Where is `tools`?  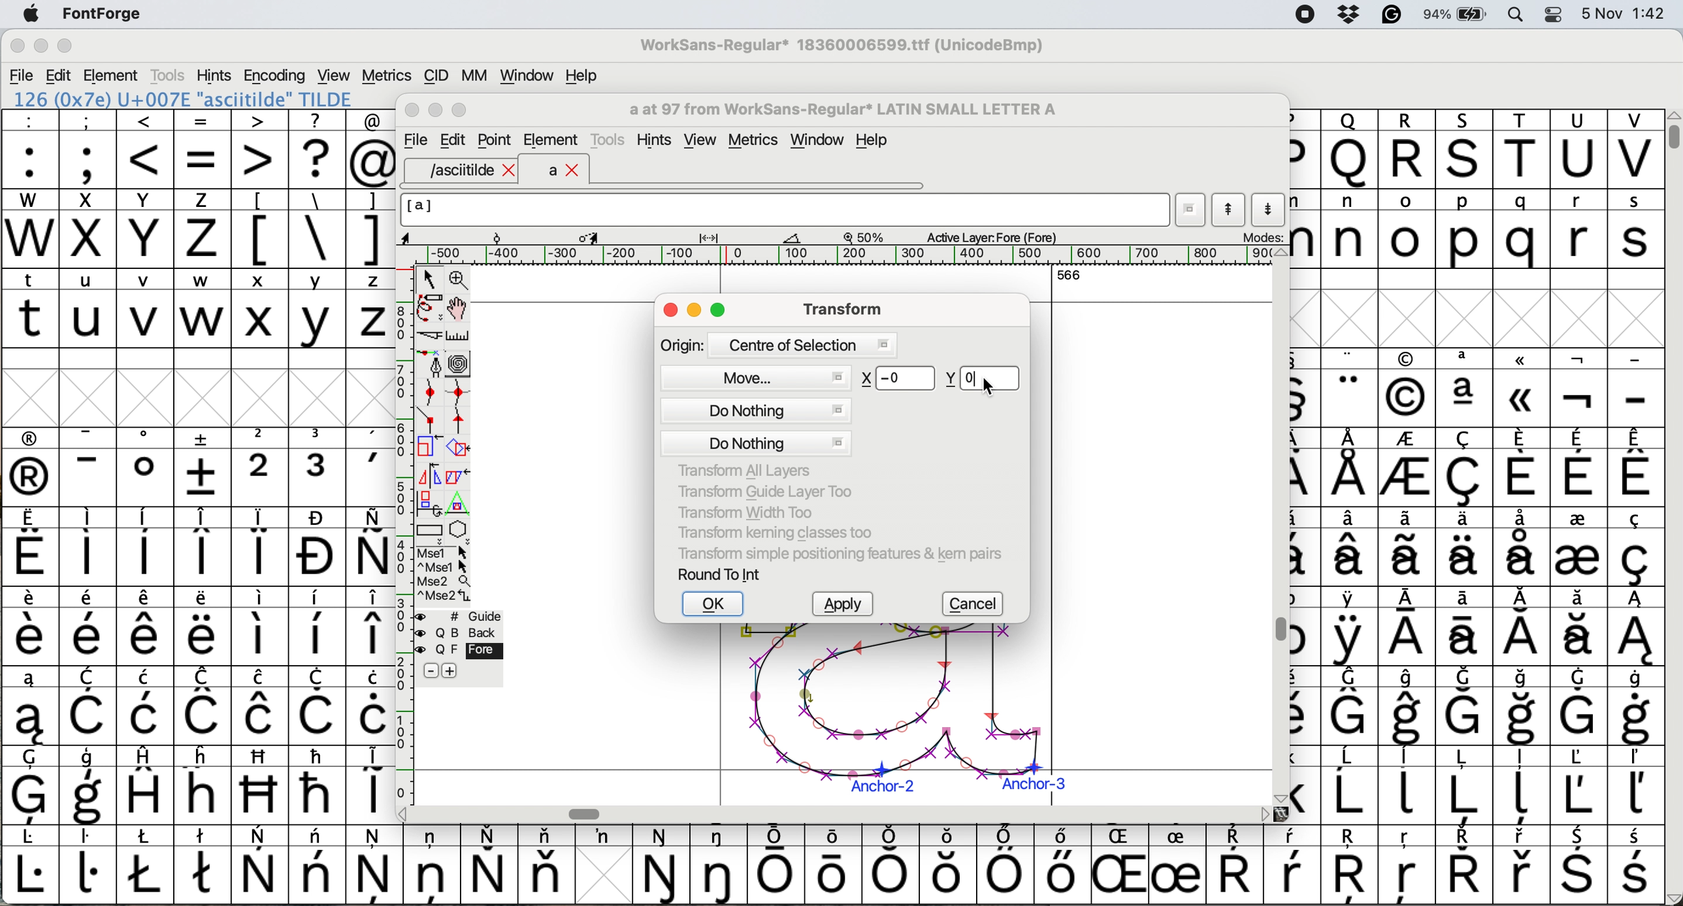 tools is located at coordinates (167, 75).